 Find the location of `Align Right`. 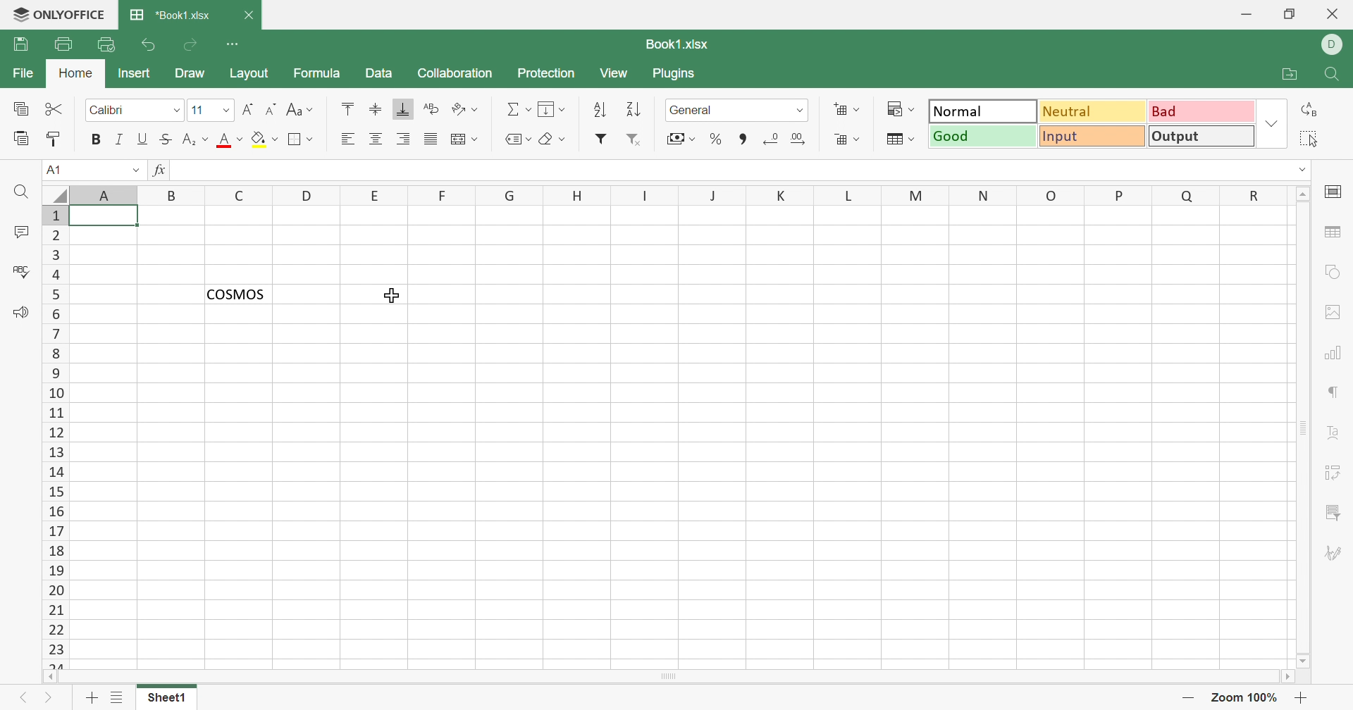

Align Right is located at coordinates (404, 141).